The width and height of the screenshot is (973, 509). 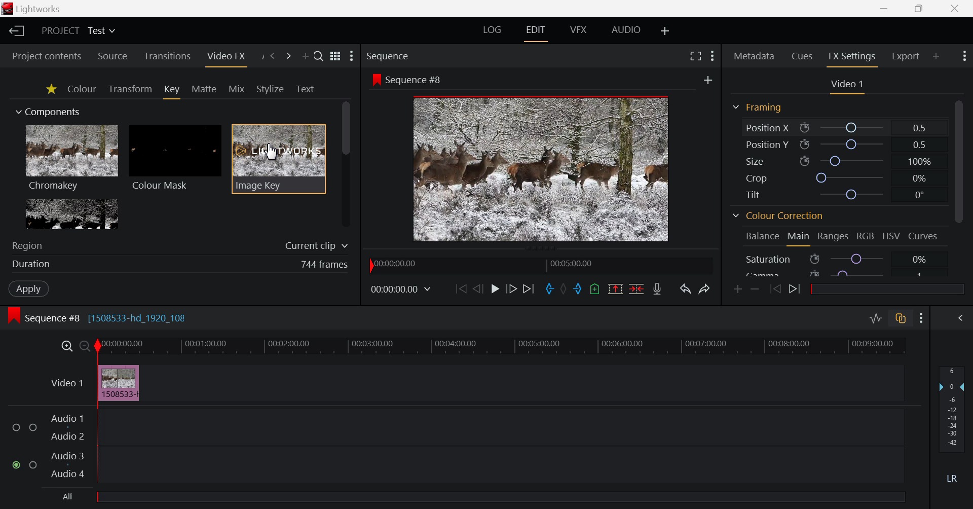 I want to click on Audio 1, so click(x=67, y=419).